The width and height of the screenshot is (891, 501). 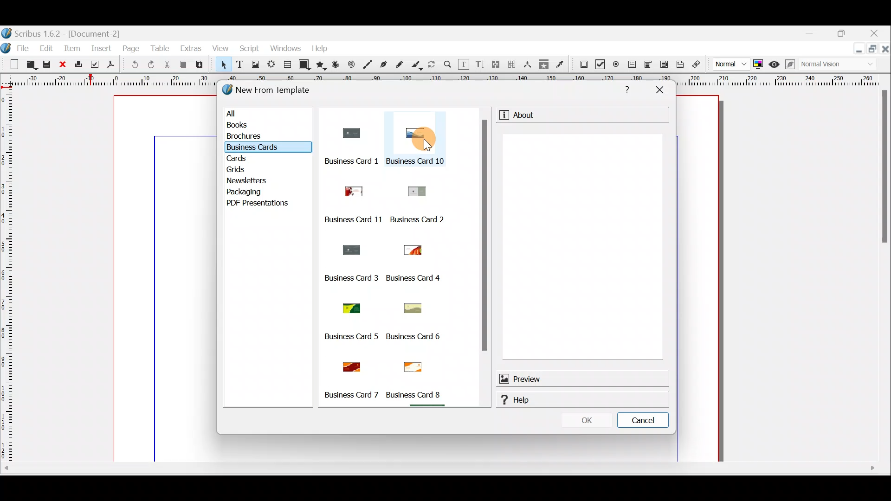 I want to click on Grids, so click(x=245, y=170).